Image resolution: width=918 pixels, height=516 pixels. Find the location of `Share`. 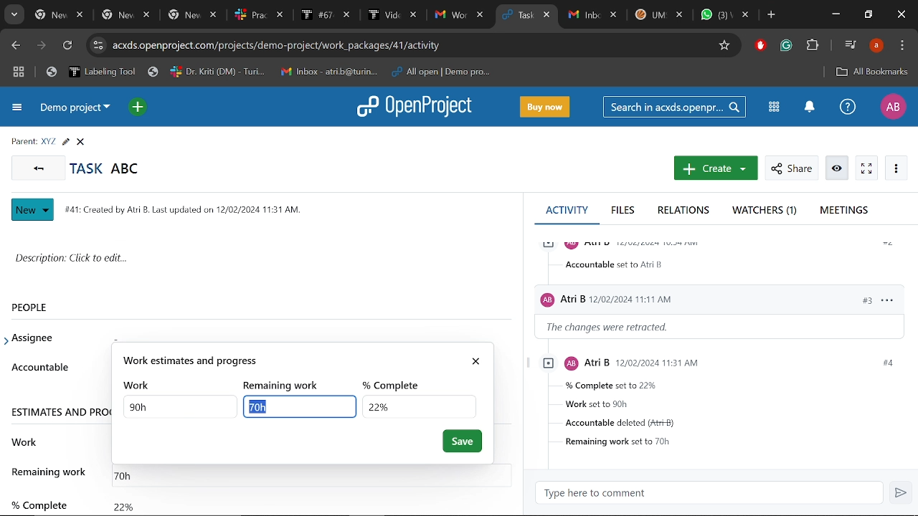

Share is located at coordinates (790, 168).